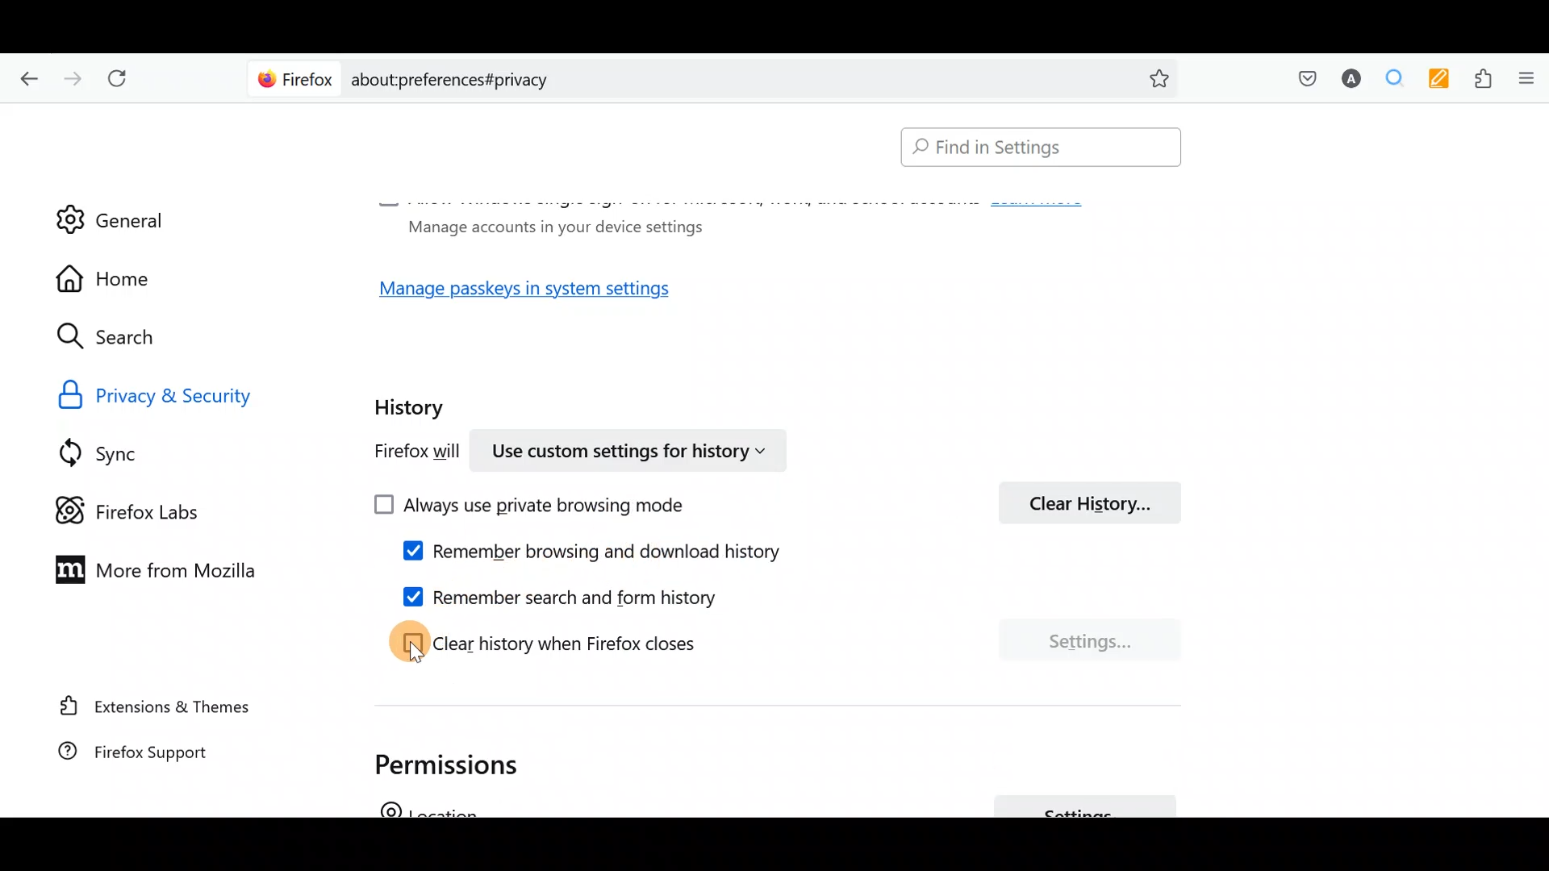 The width and height of the screenshot is (1549, 871). Describe the element at coordinates (548, 506) in the screenshot. I see `Always use private browsing mode` at that location.